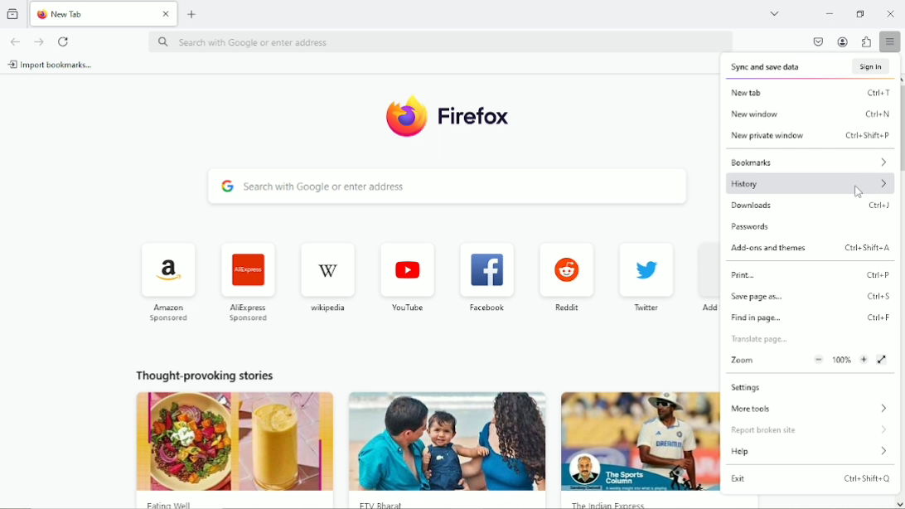 This screenshot has width=905, height=509. Describe the element at coordinates (326, 308) in the screenshot. I see `wikipedia` at that location.